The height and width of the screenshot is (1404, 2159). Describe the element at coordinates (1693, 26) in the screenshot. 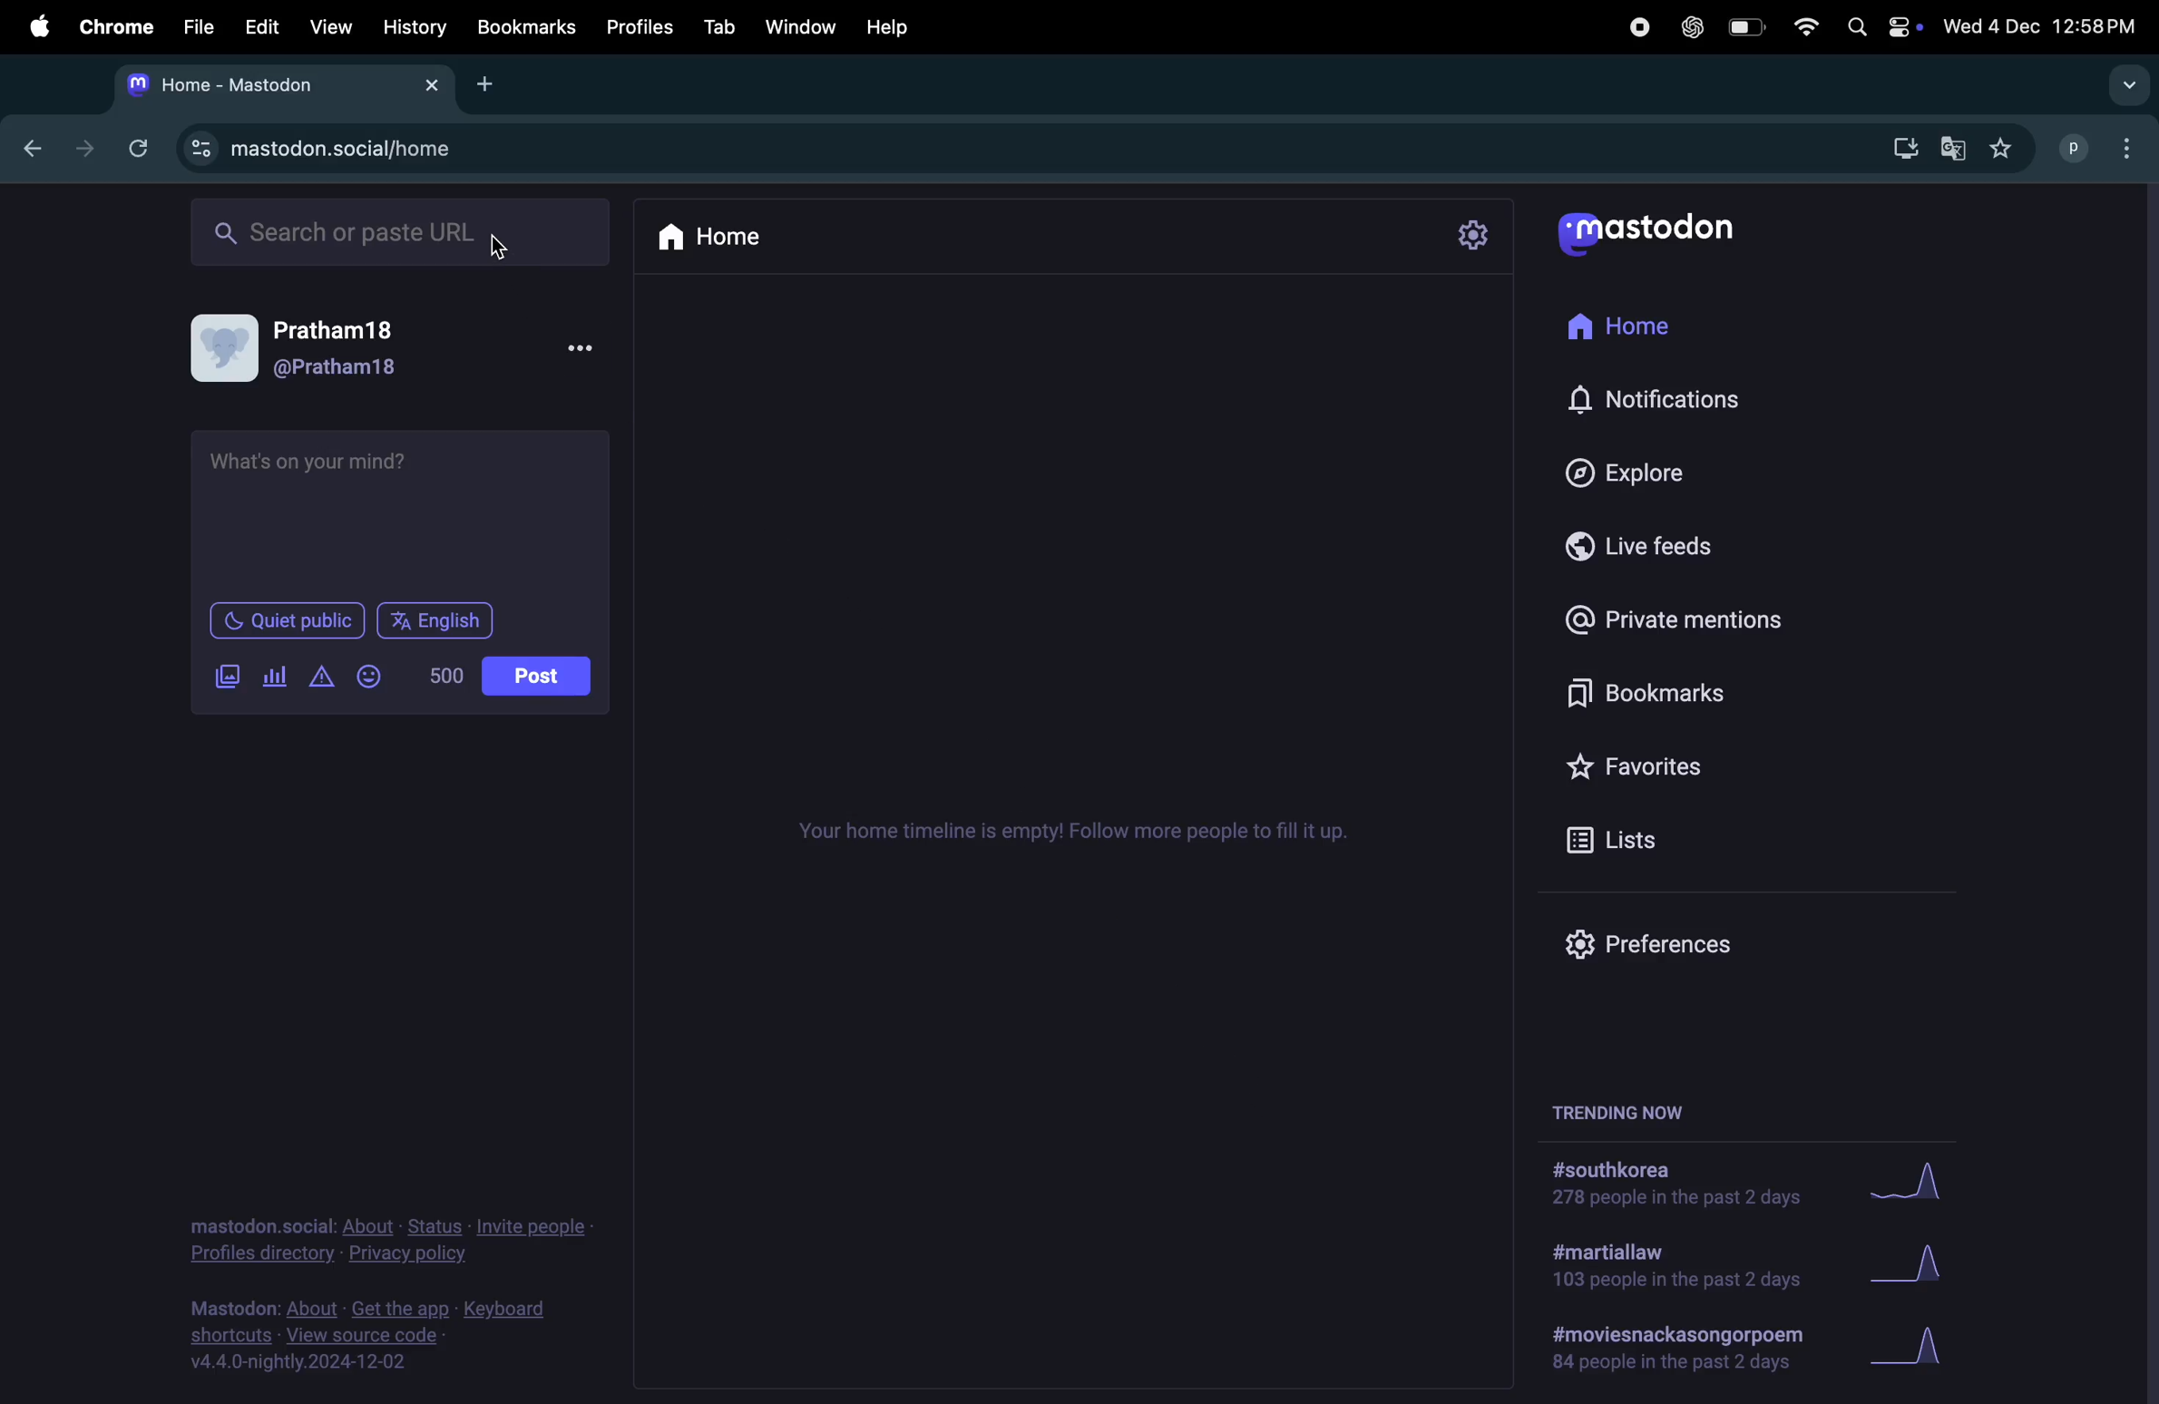

I see `chatgpt` at that location.